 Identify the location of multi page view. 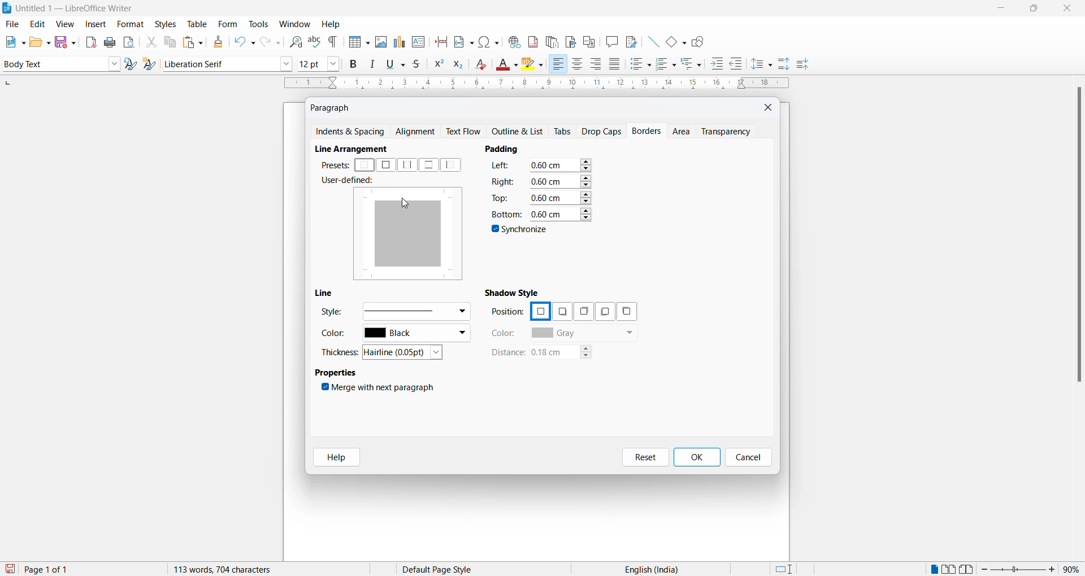
(950, 569).